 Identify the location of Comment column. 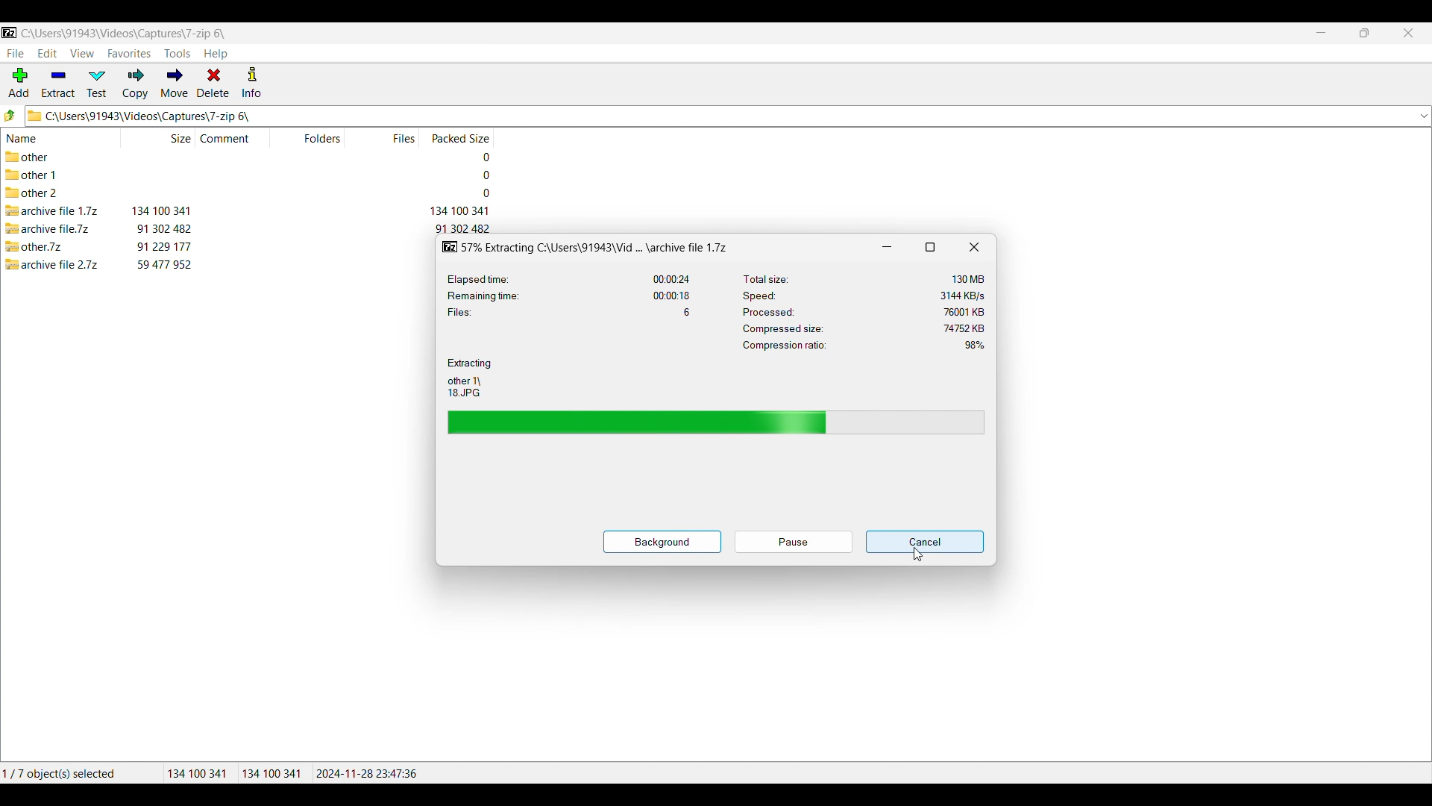
(234, 138).